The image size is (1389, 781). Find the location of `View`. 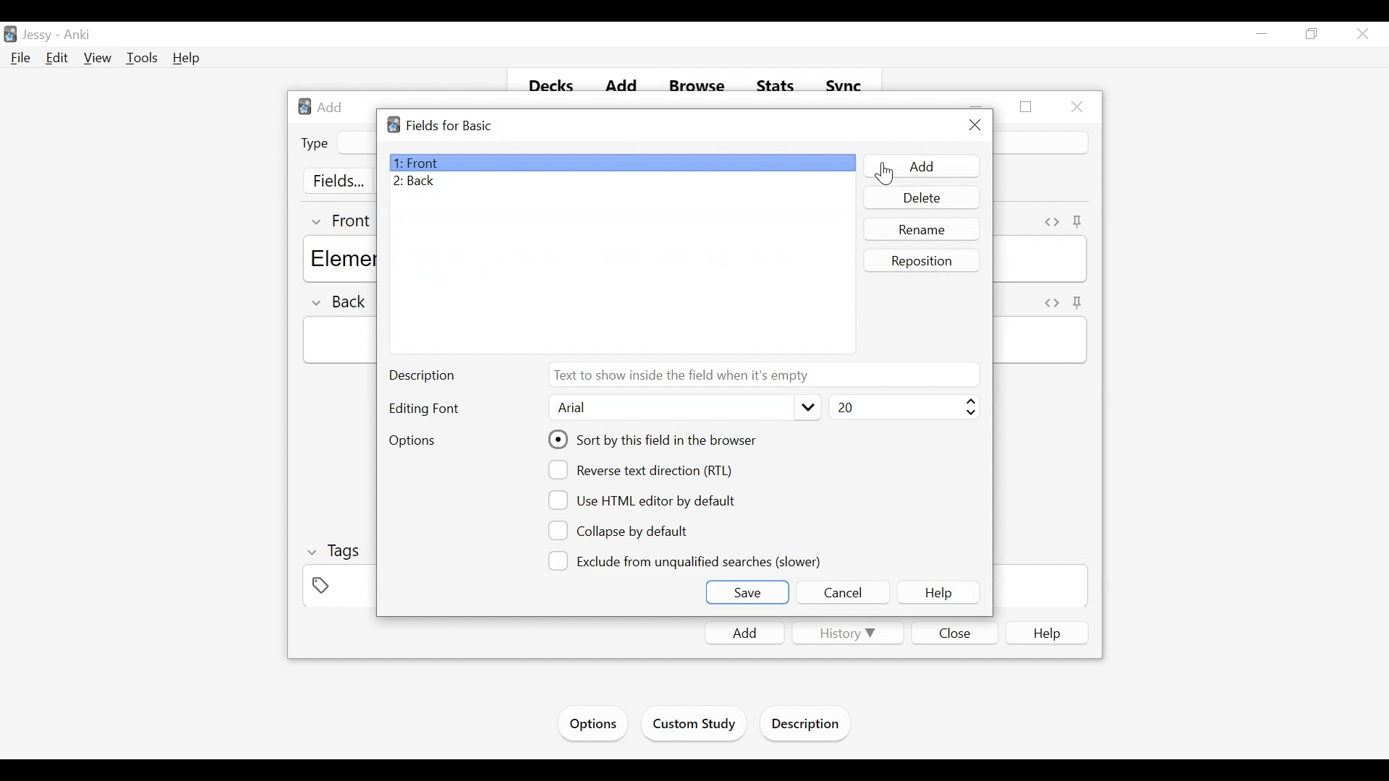

View is located at coordinates (98, 59).